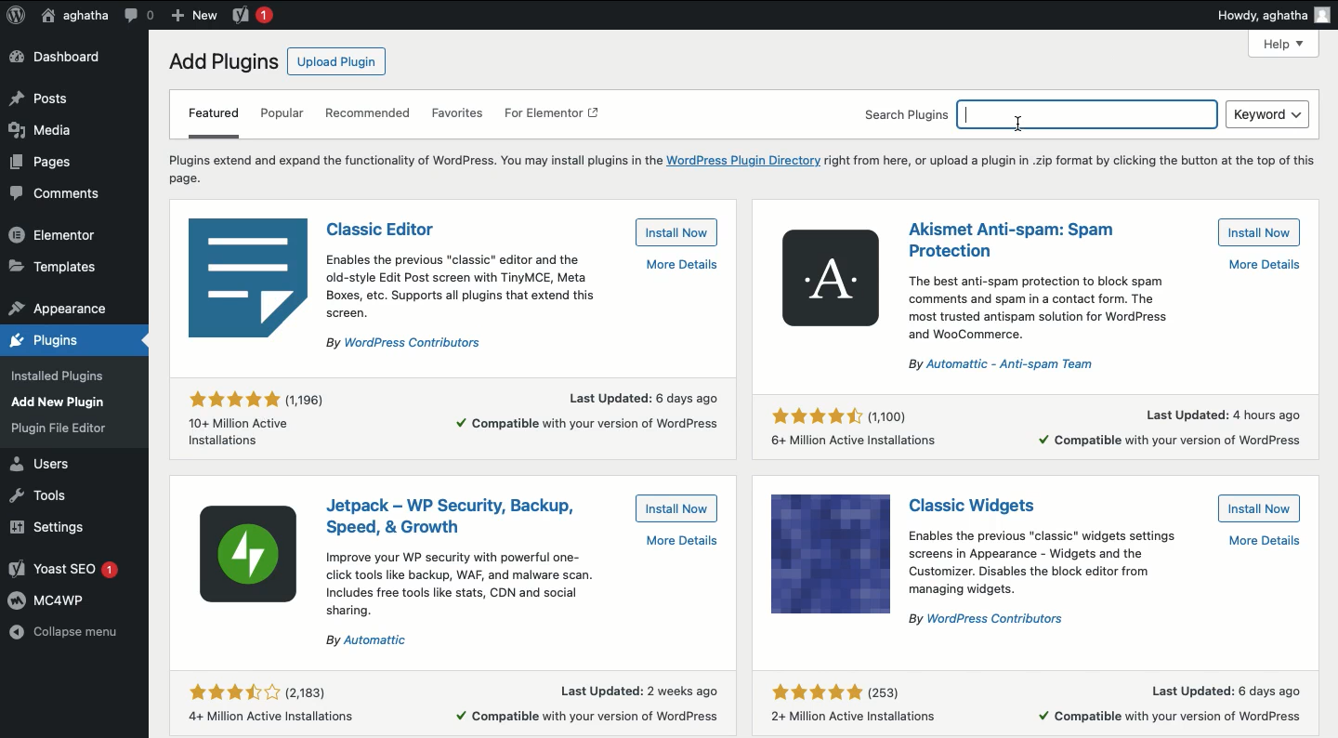  What do you see at coordinates (46, 496) in the screenshot?
I see `Tools` at bounding box center [46, 496].